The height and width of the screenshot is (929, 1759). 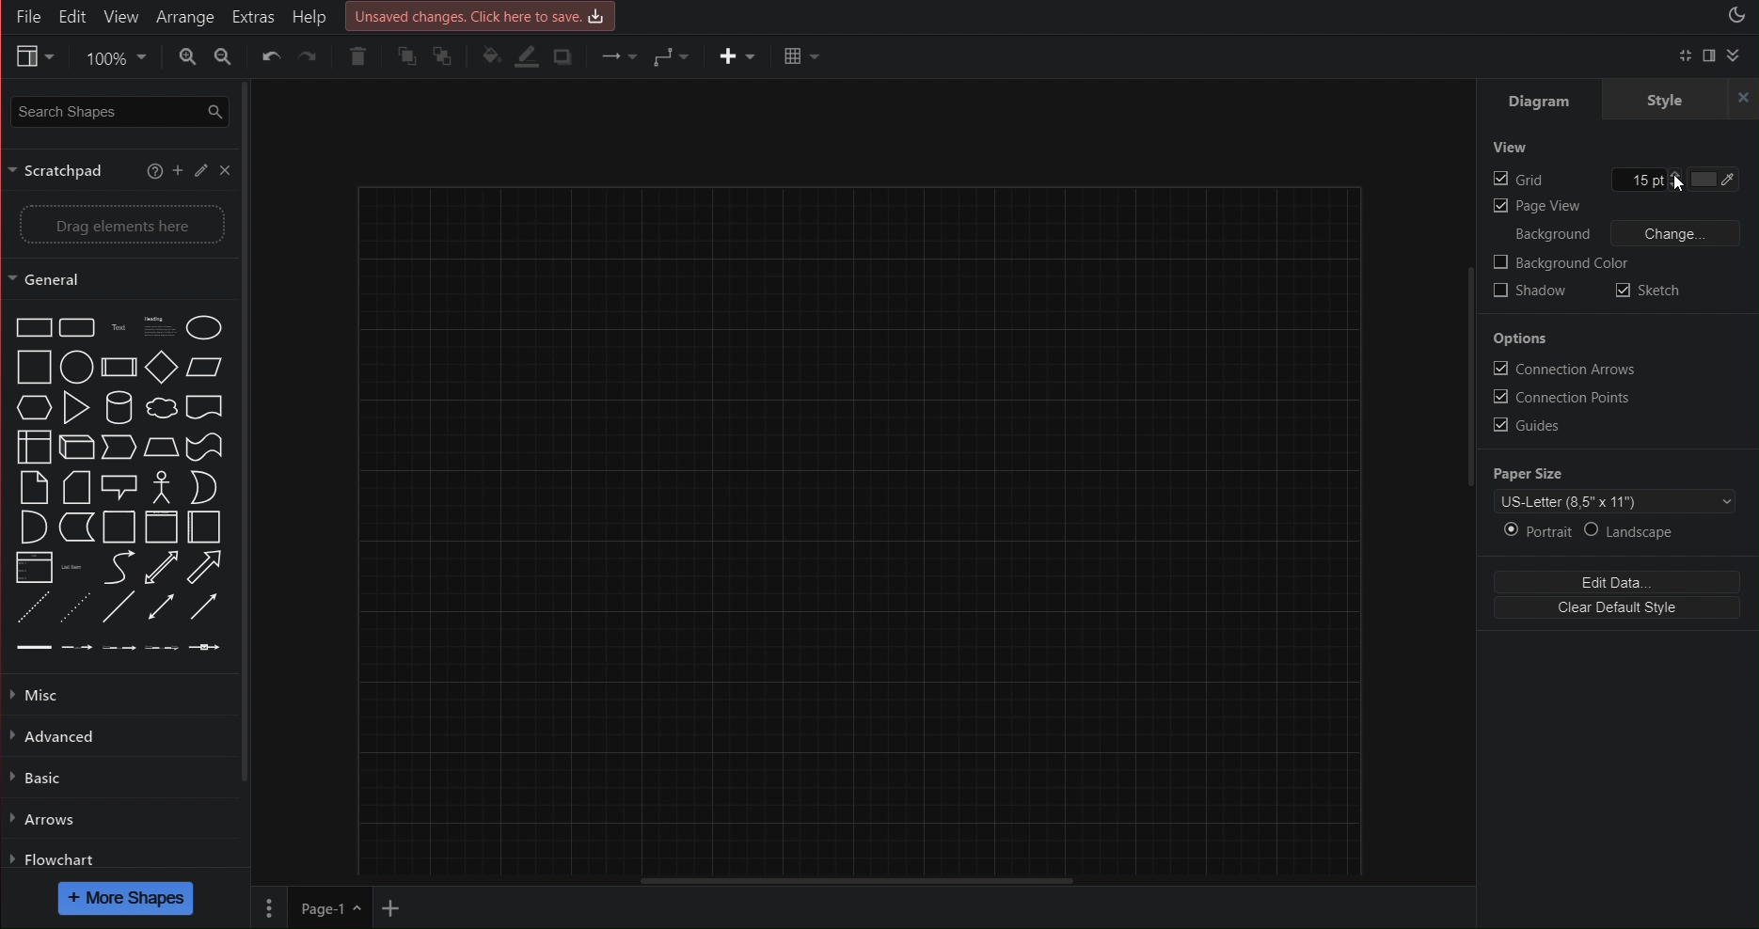 What do you see at coordinates (314, 15) in the screenshot?
I see `Help` at bounding box center [314, 15].